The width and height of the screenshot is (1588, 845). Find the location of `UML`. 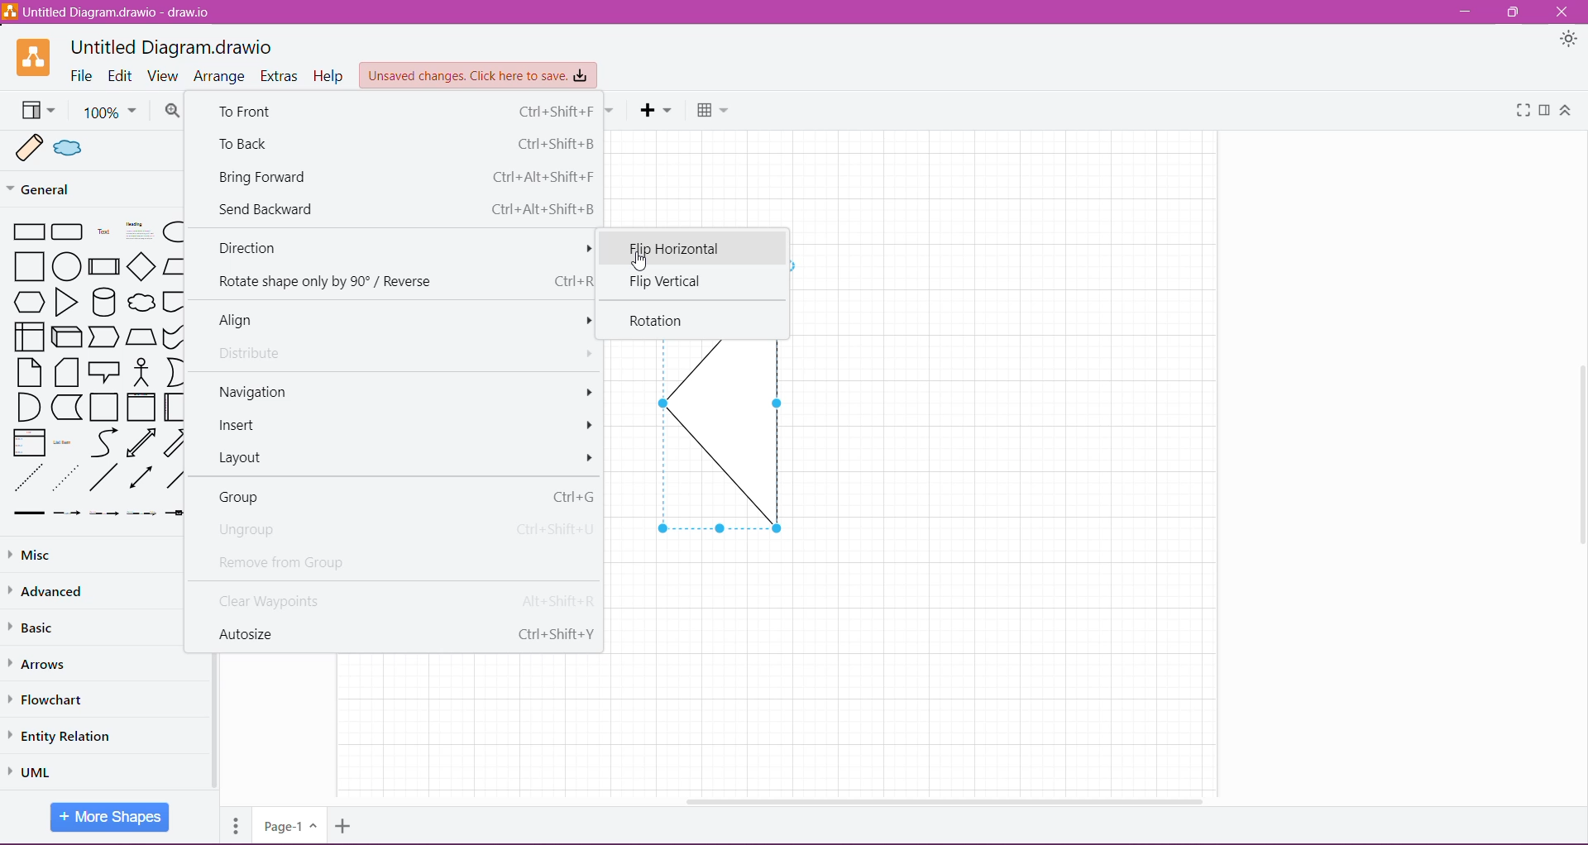

UML is located at coordinates (33, 770).